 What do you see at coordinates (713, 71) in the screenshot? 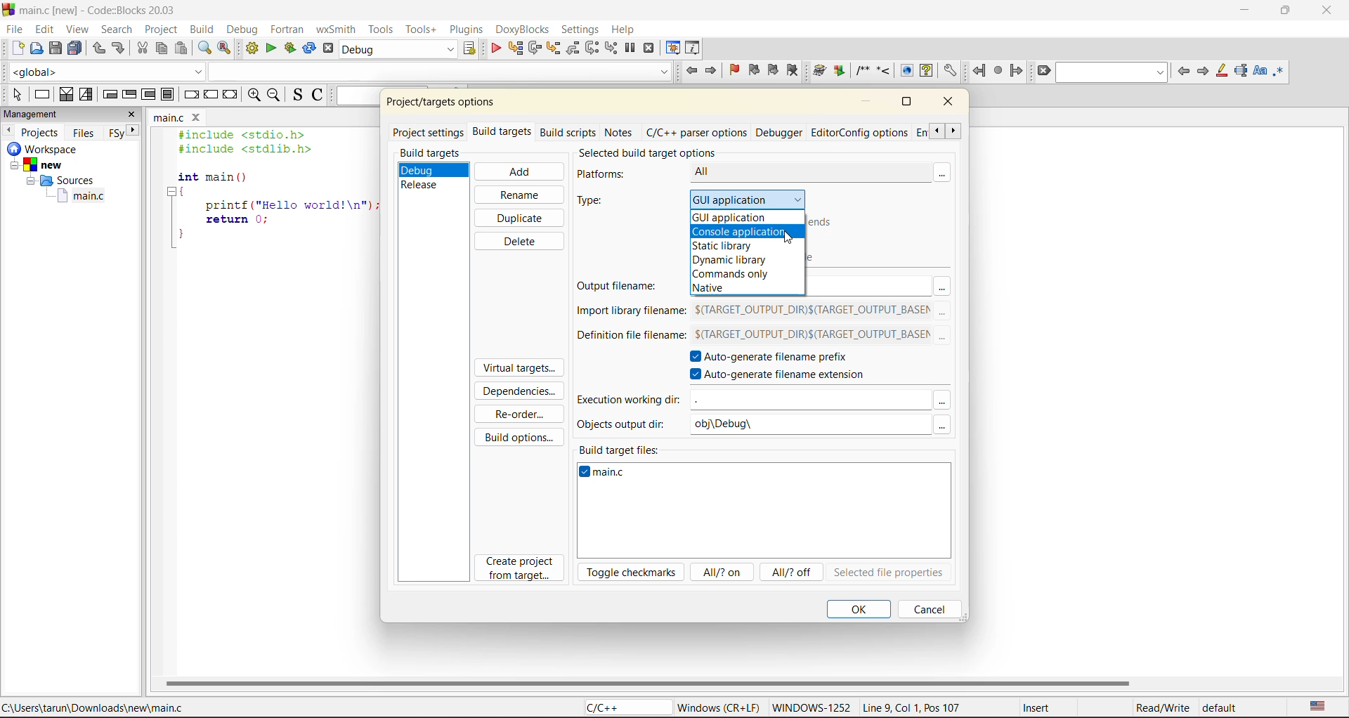
I see `jump forward` at bounding box center [713, 71].